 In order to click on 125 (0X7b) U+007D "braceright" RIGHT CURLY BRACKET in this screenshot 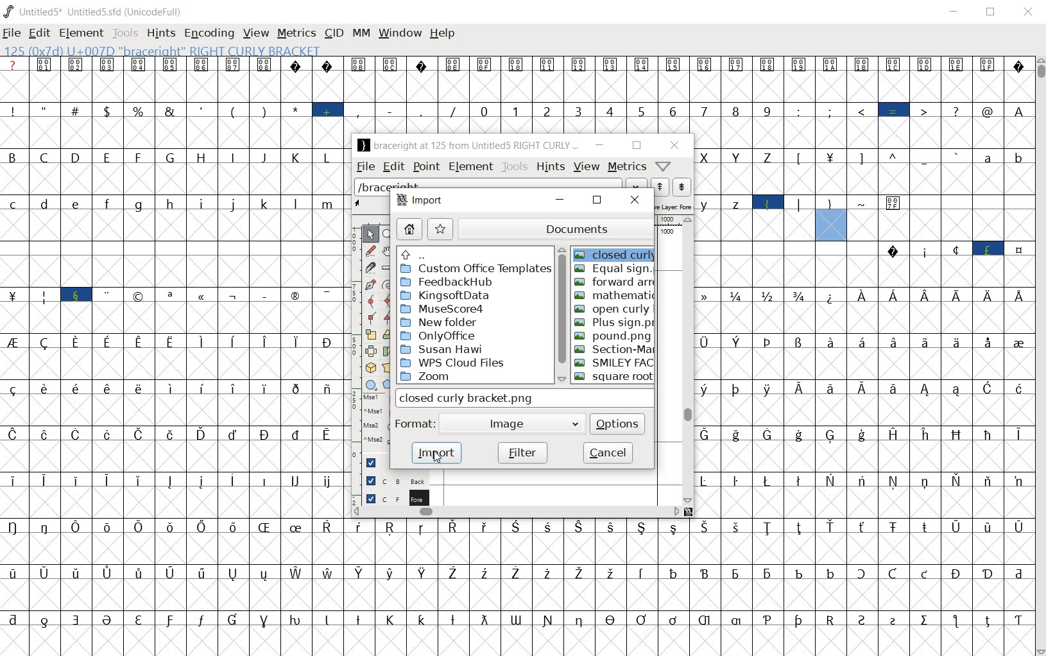, I will do `click(832, 218)`.